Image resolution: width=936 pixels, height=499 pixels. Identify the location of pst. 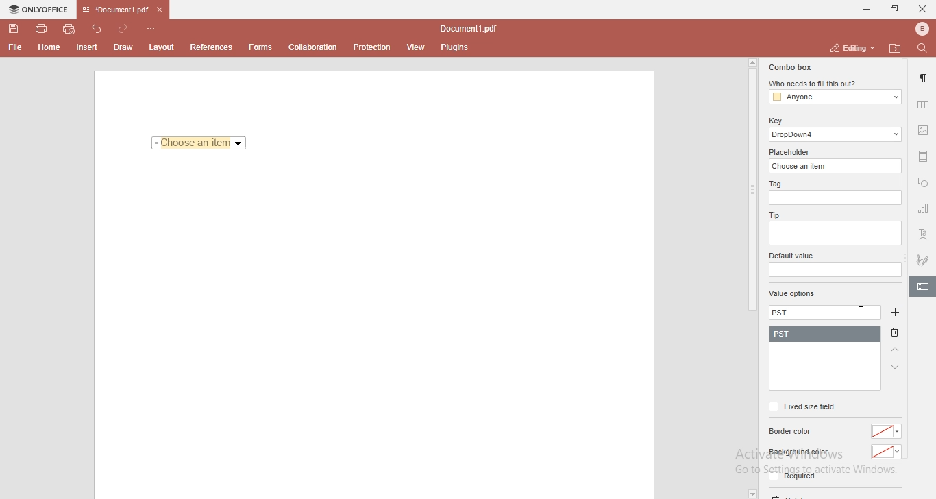
(824, 313).